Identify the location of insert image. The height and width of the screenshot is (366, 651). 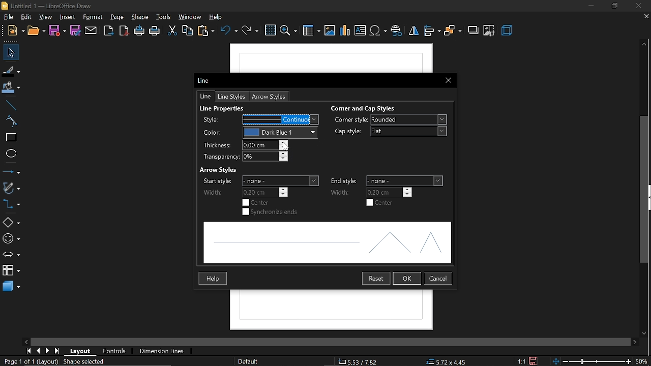
(330, 31).